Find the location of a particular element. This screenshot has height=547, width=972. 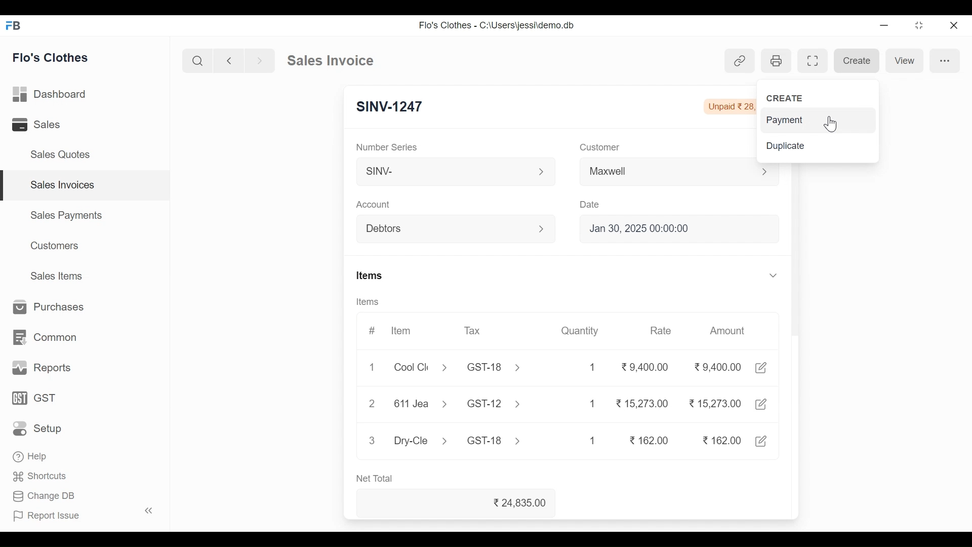

Search is located at coordinates (197, 61).